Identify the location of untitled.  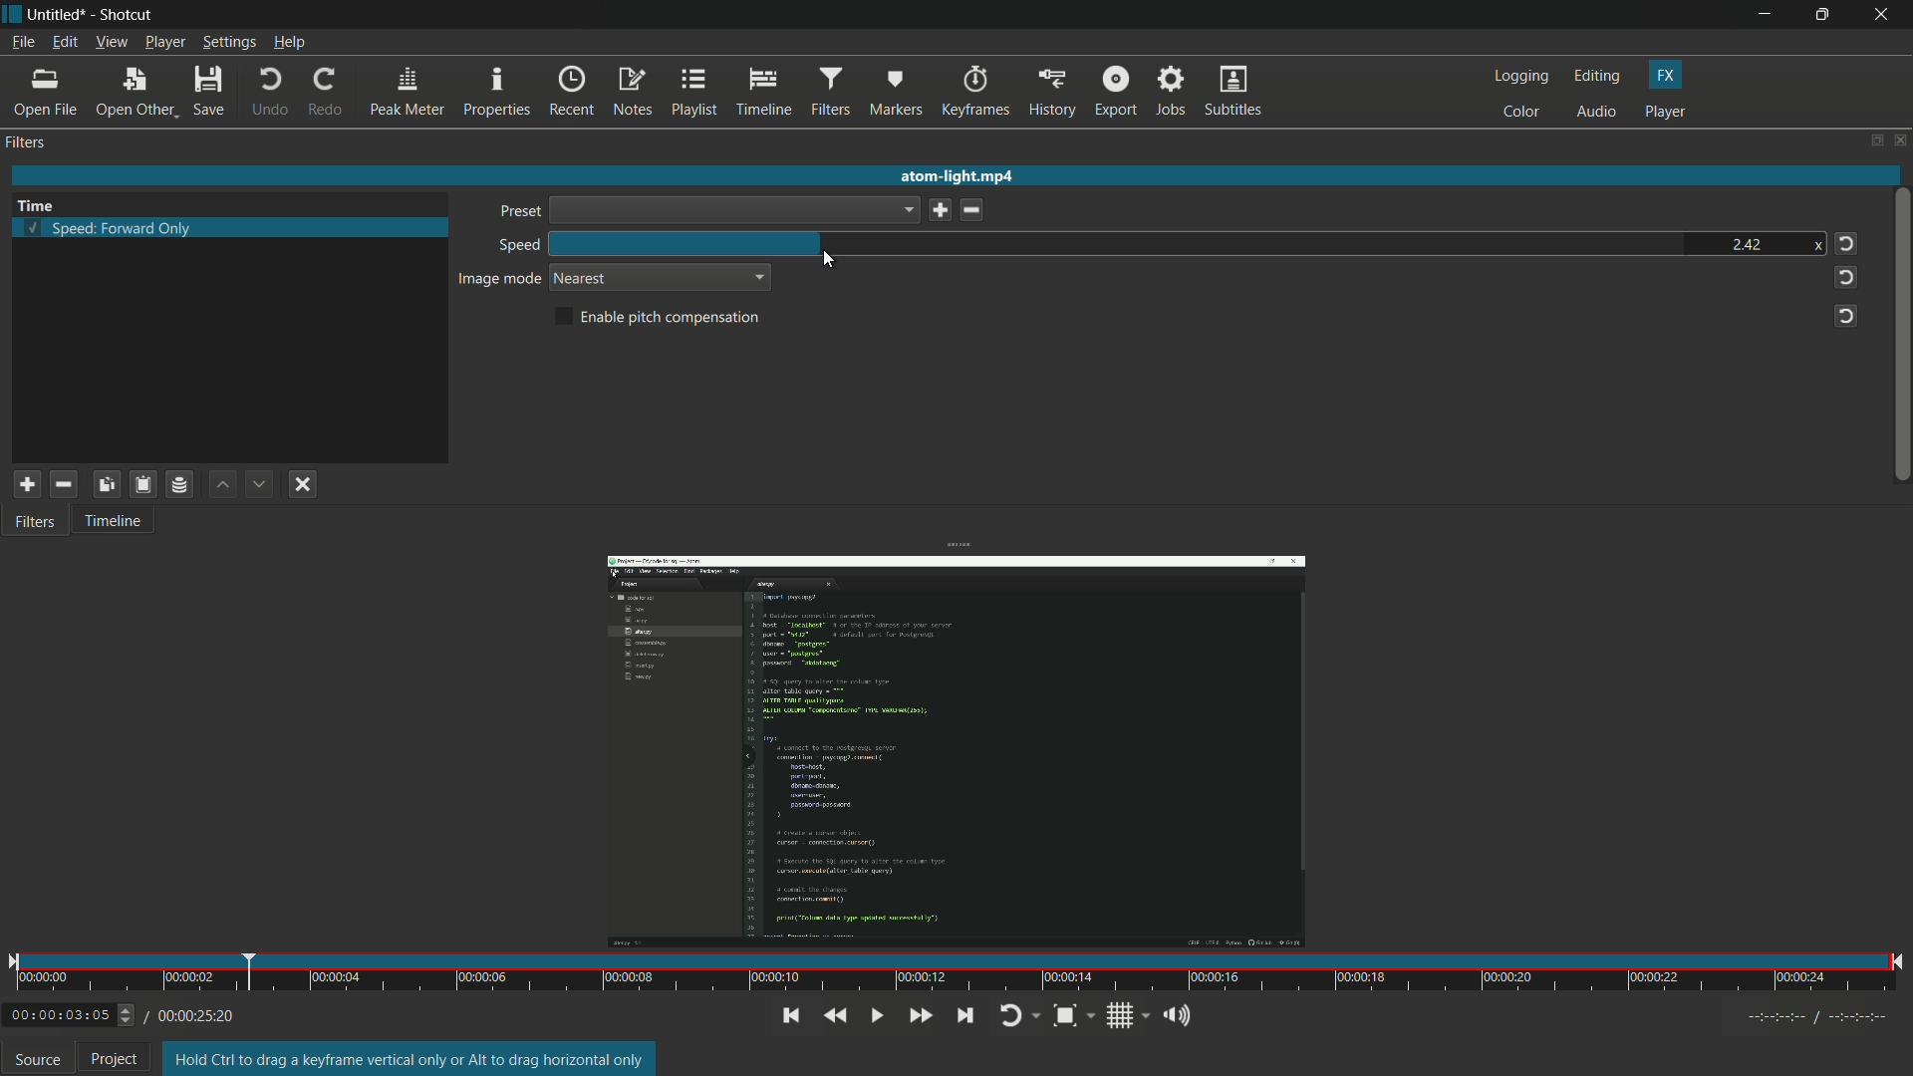
(58, 13).